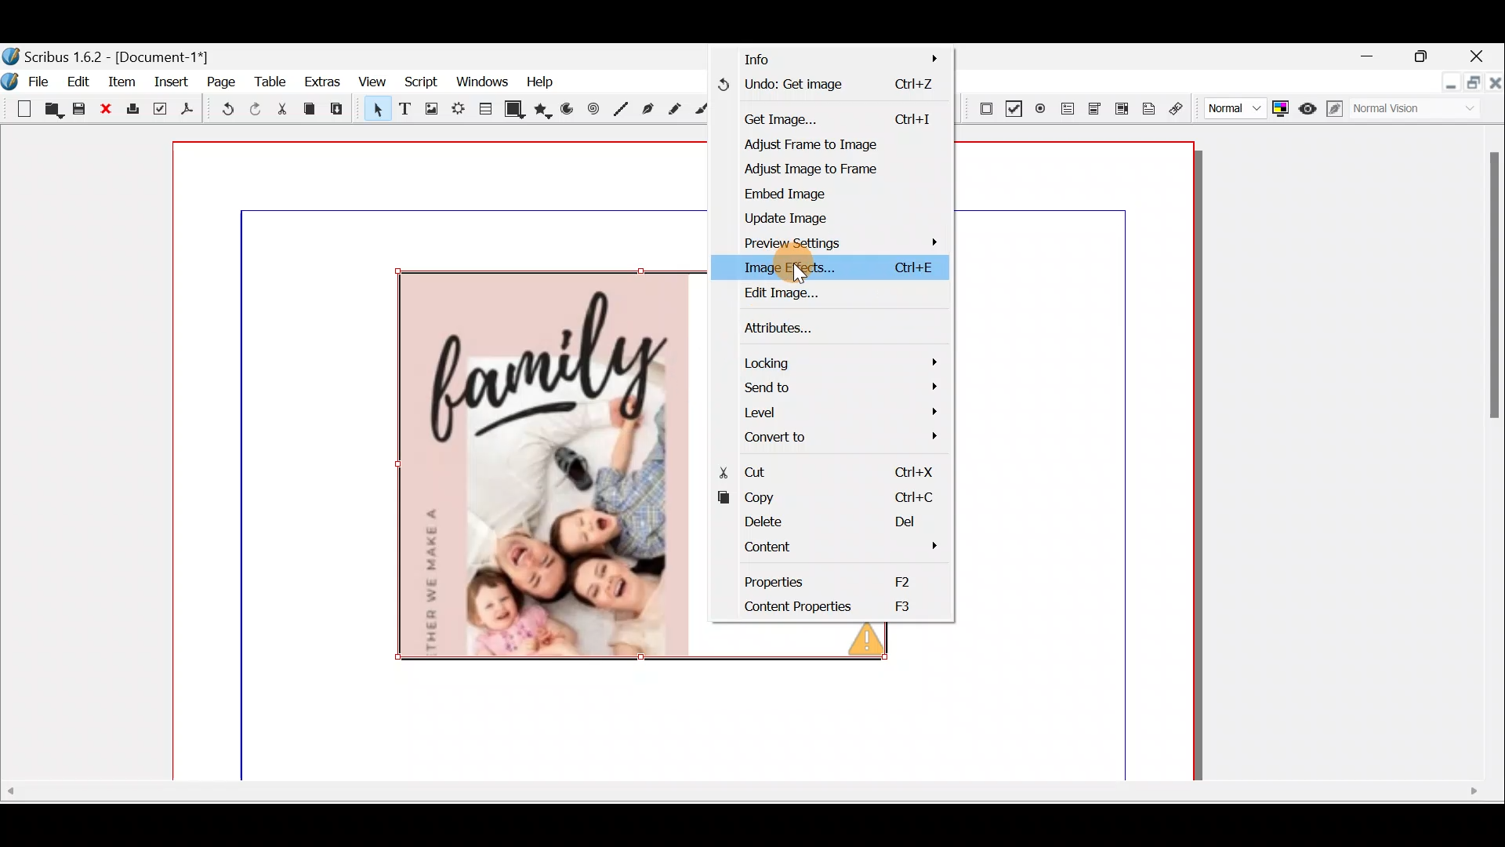  Describe the element at coordinates (1496, 85) in the screenshot. I see `Close` at that location.